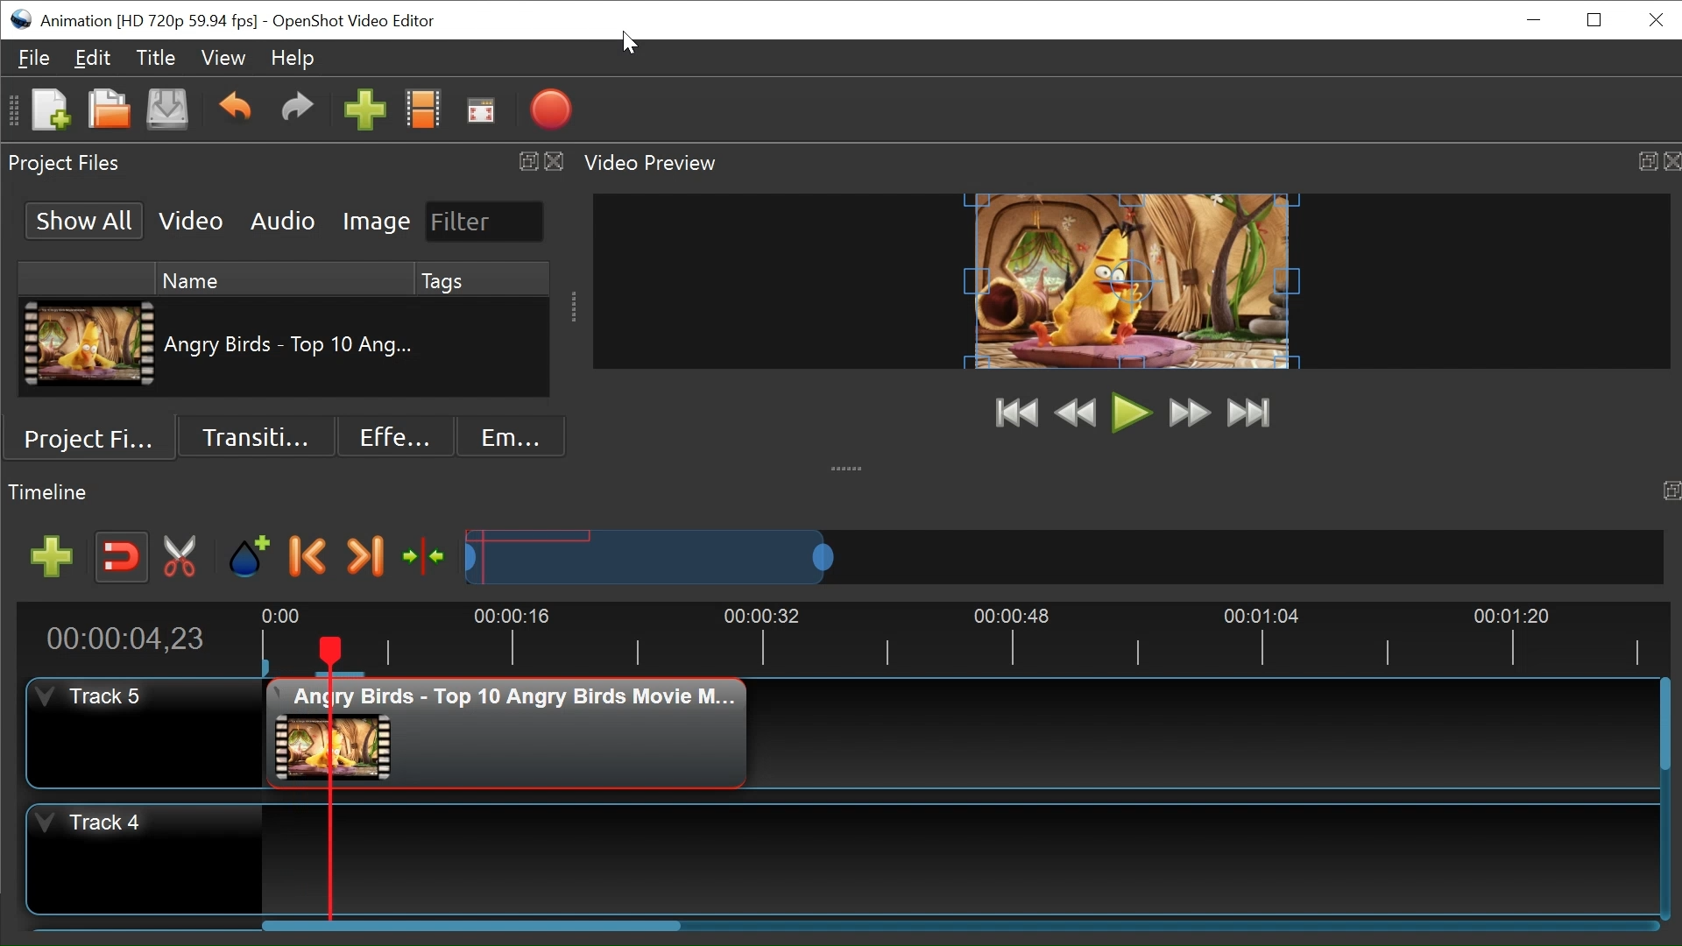 Image resolution: width=1682 pixels, height=946 pixels. I want to click on Playhead, so click(329, 778).